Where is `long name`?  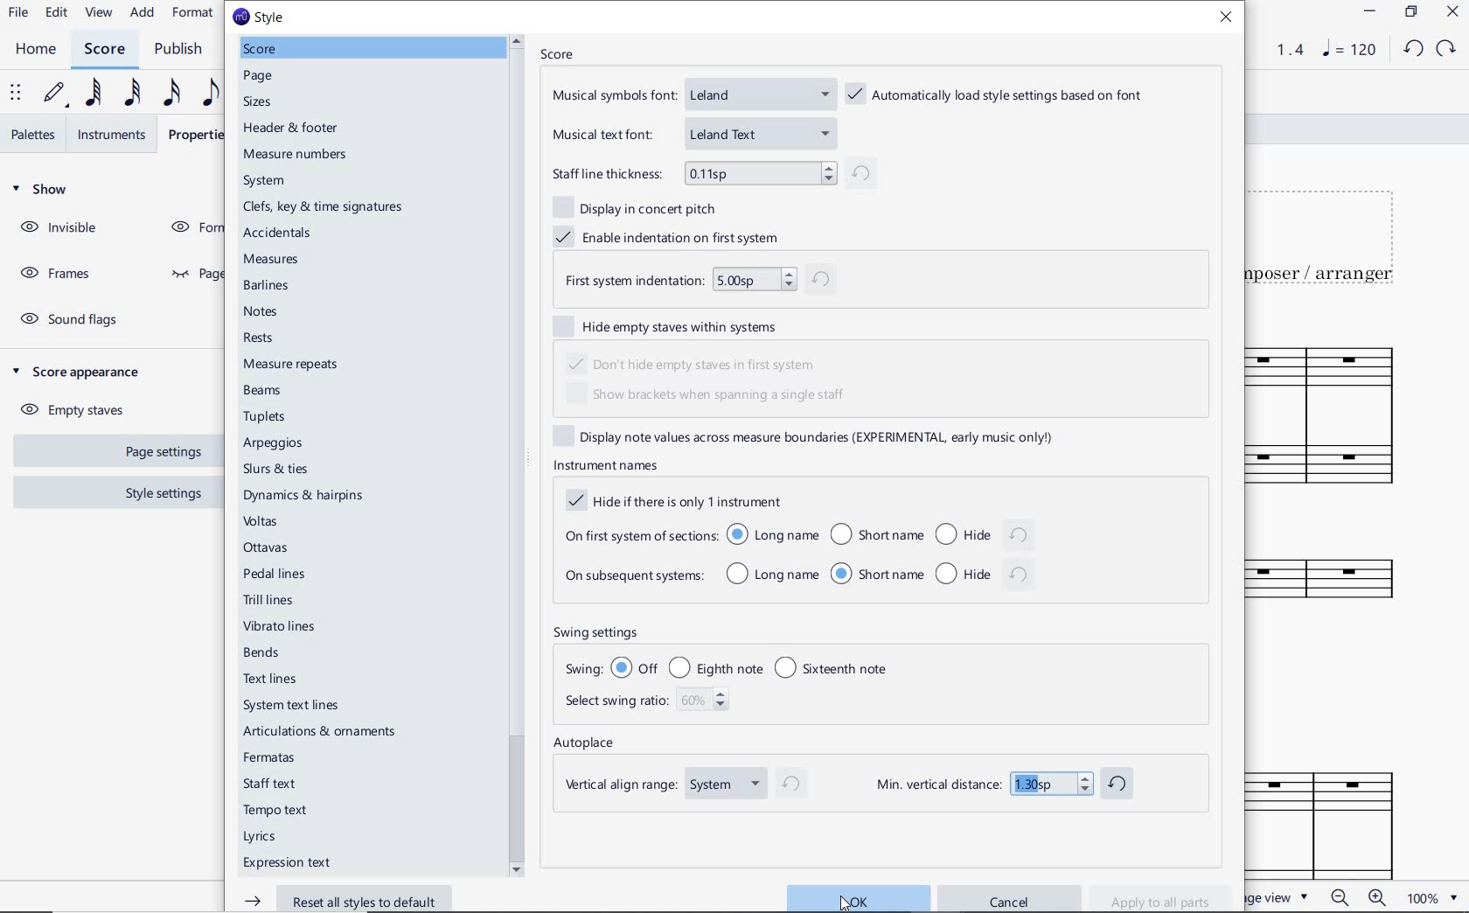 long name is located at coordinates (772, 575).